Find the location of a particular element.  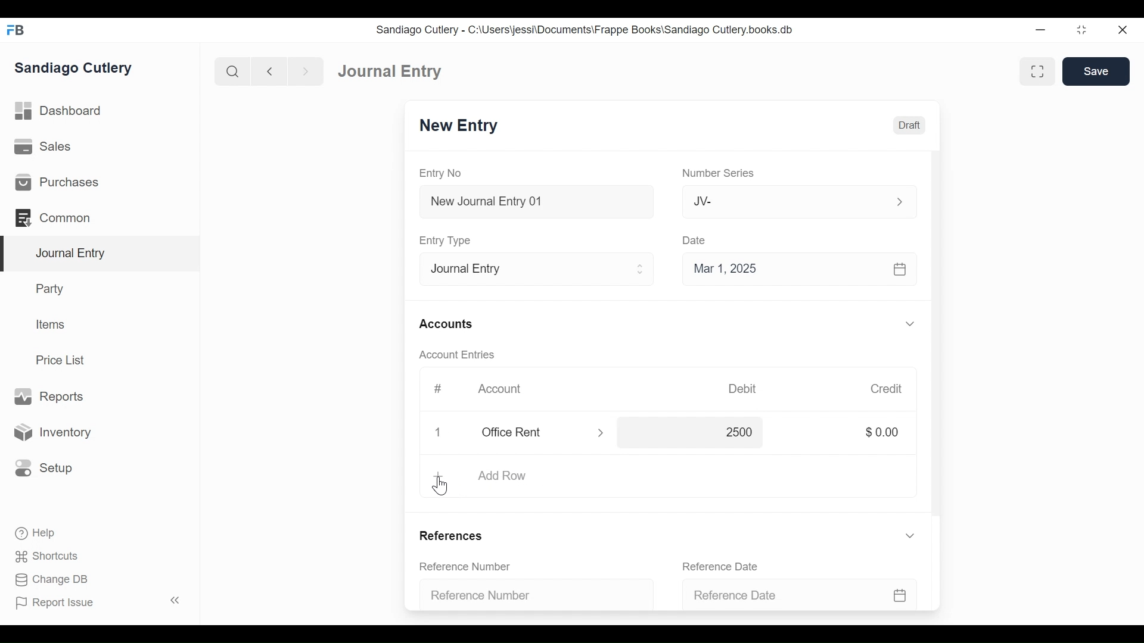

minimize is located at coordinates (1042, 27).